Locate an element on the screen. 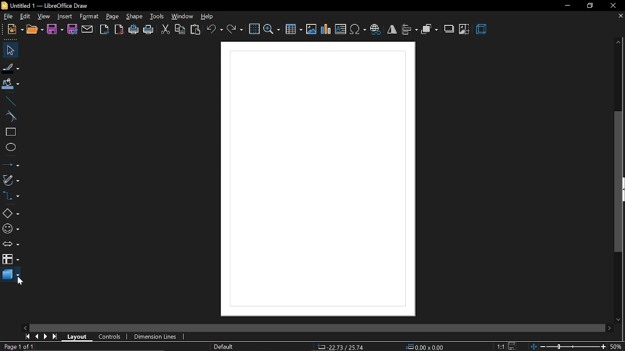  dimension lines is located at coordinates (156, 337).